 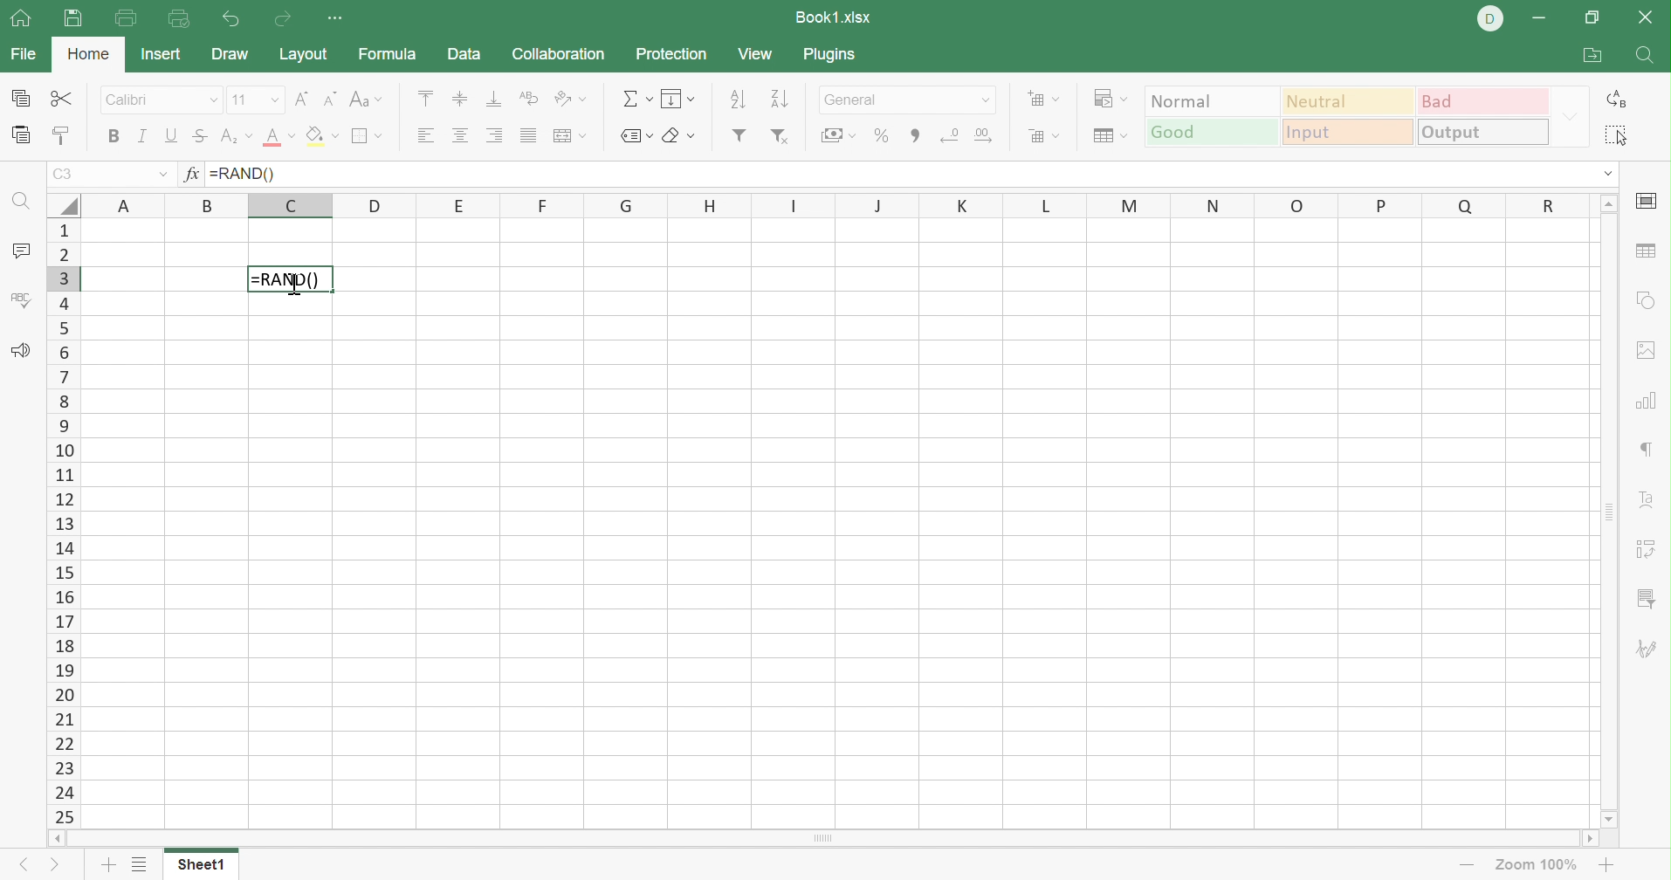 I want to click on Select all, so click(x=1619, y=136).